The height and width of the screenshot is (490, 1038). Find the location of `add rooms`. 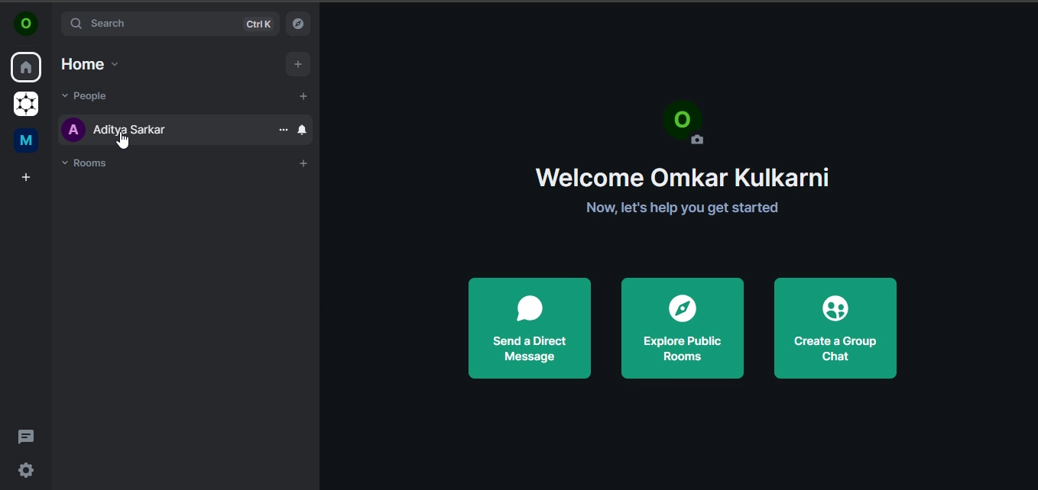

add rooms is located at coordinates (303, 163).